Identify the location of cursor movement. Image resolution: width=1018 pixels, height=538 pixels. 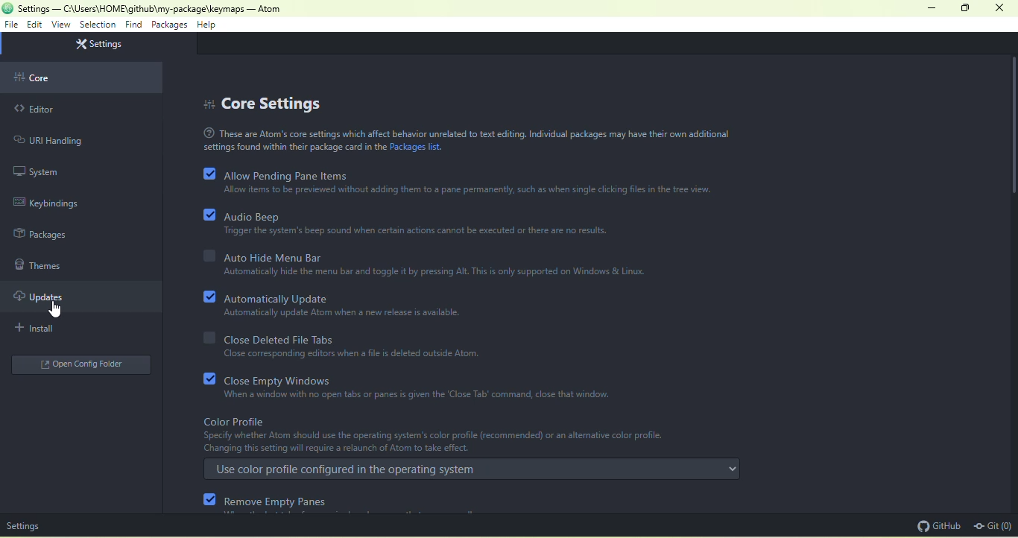
(55, 309).